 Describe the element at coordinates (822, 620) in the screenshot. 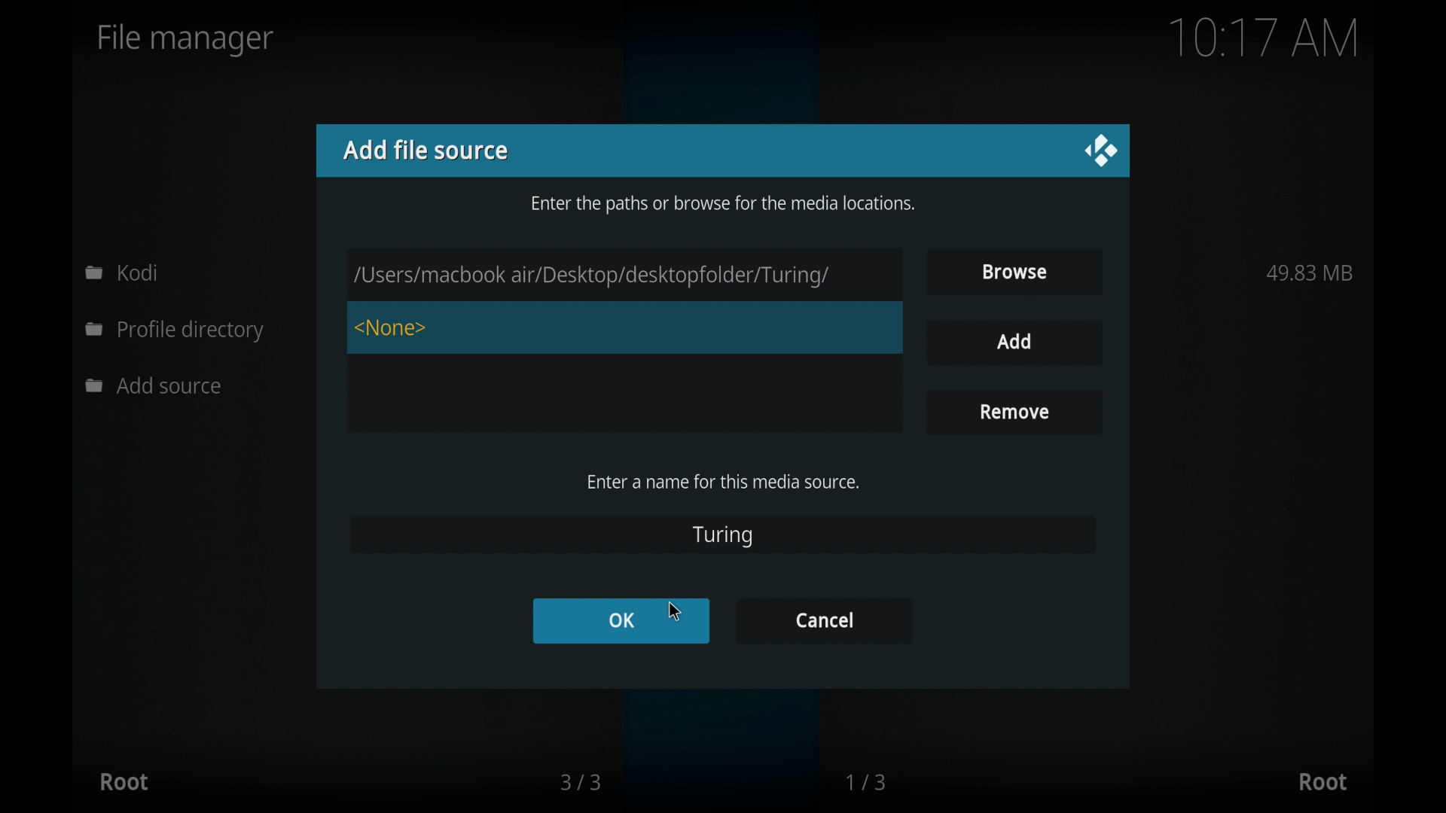

I see `cancel` at that location.